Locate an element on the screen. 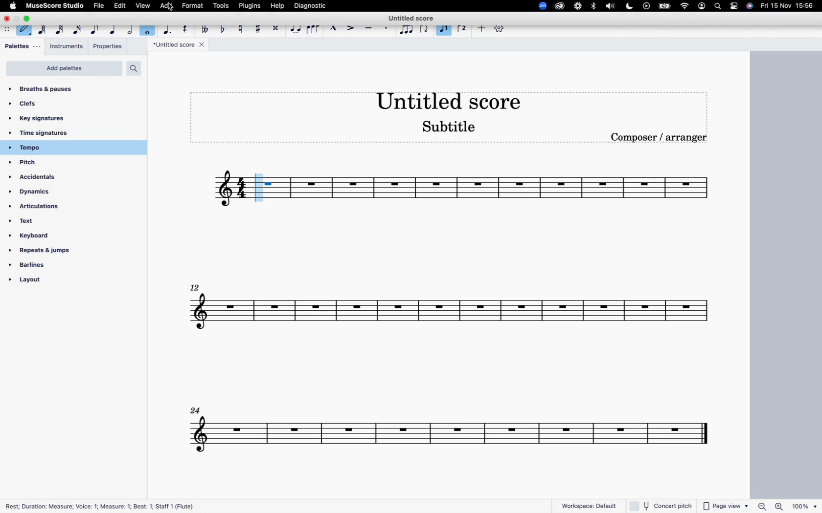 The width and height of the screenshot is (822, 513). barlines is located at coordinates (55, 266).